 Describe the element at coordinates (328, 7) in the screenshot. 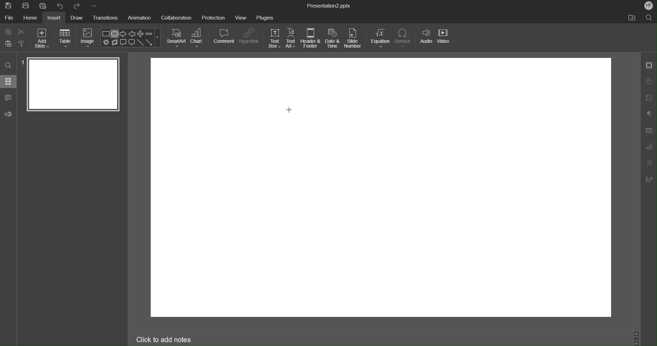

I see `Presentation2` at that location.